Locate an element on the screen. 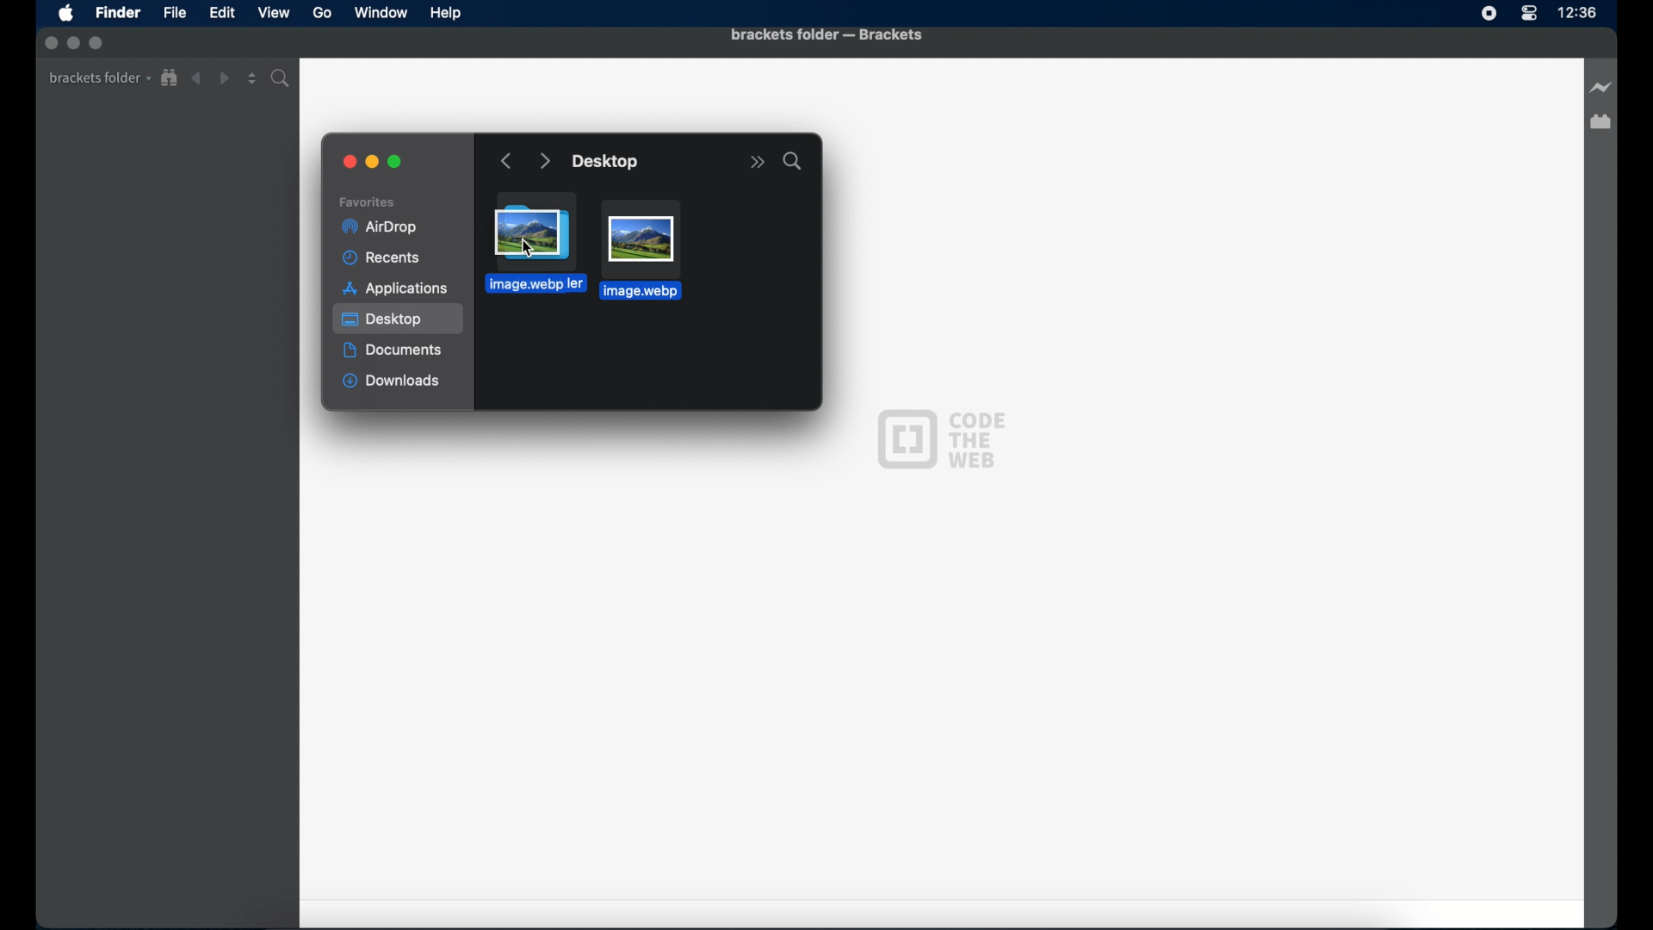  image file highlighted is located at coordinates (641, 250).